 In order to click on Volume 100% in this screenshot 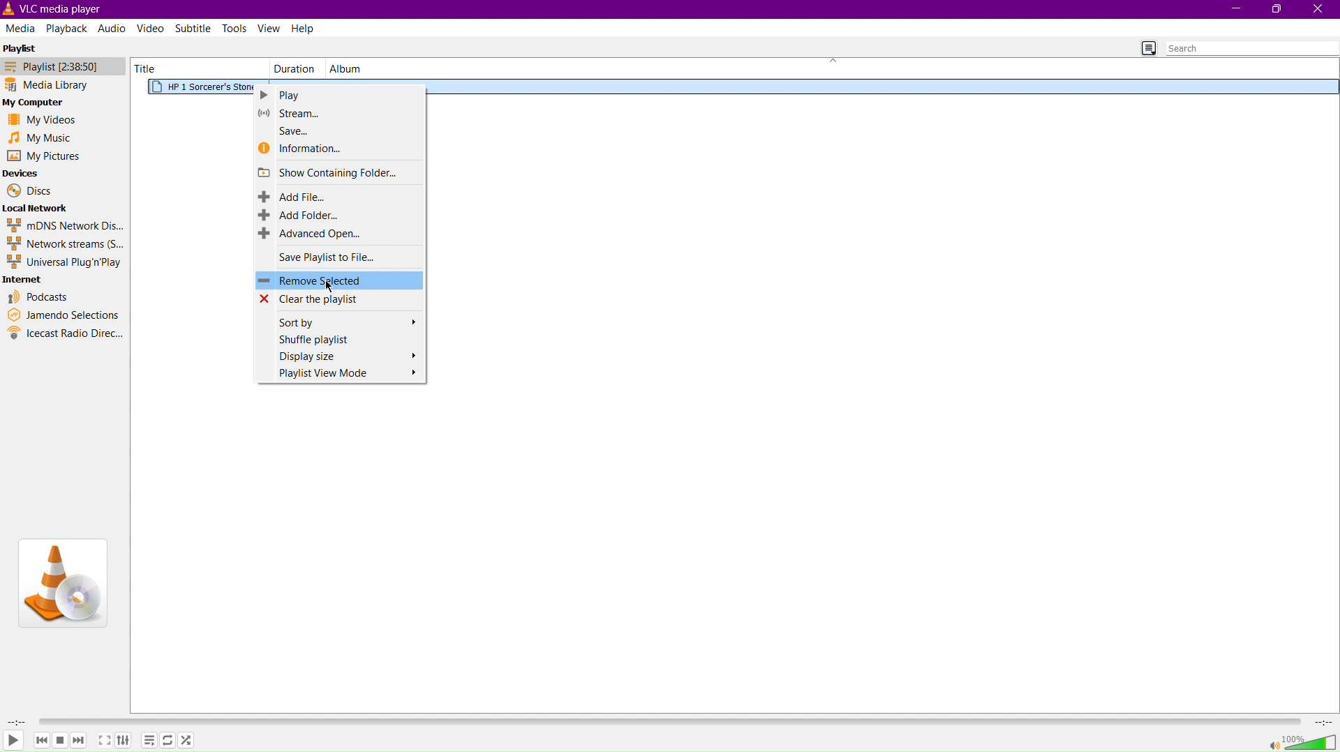, I will do `click(1303, 740)`.